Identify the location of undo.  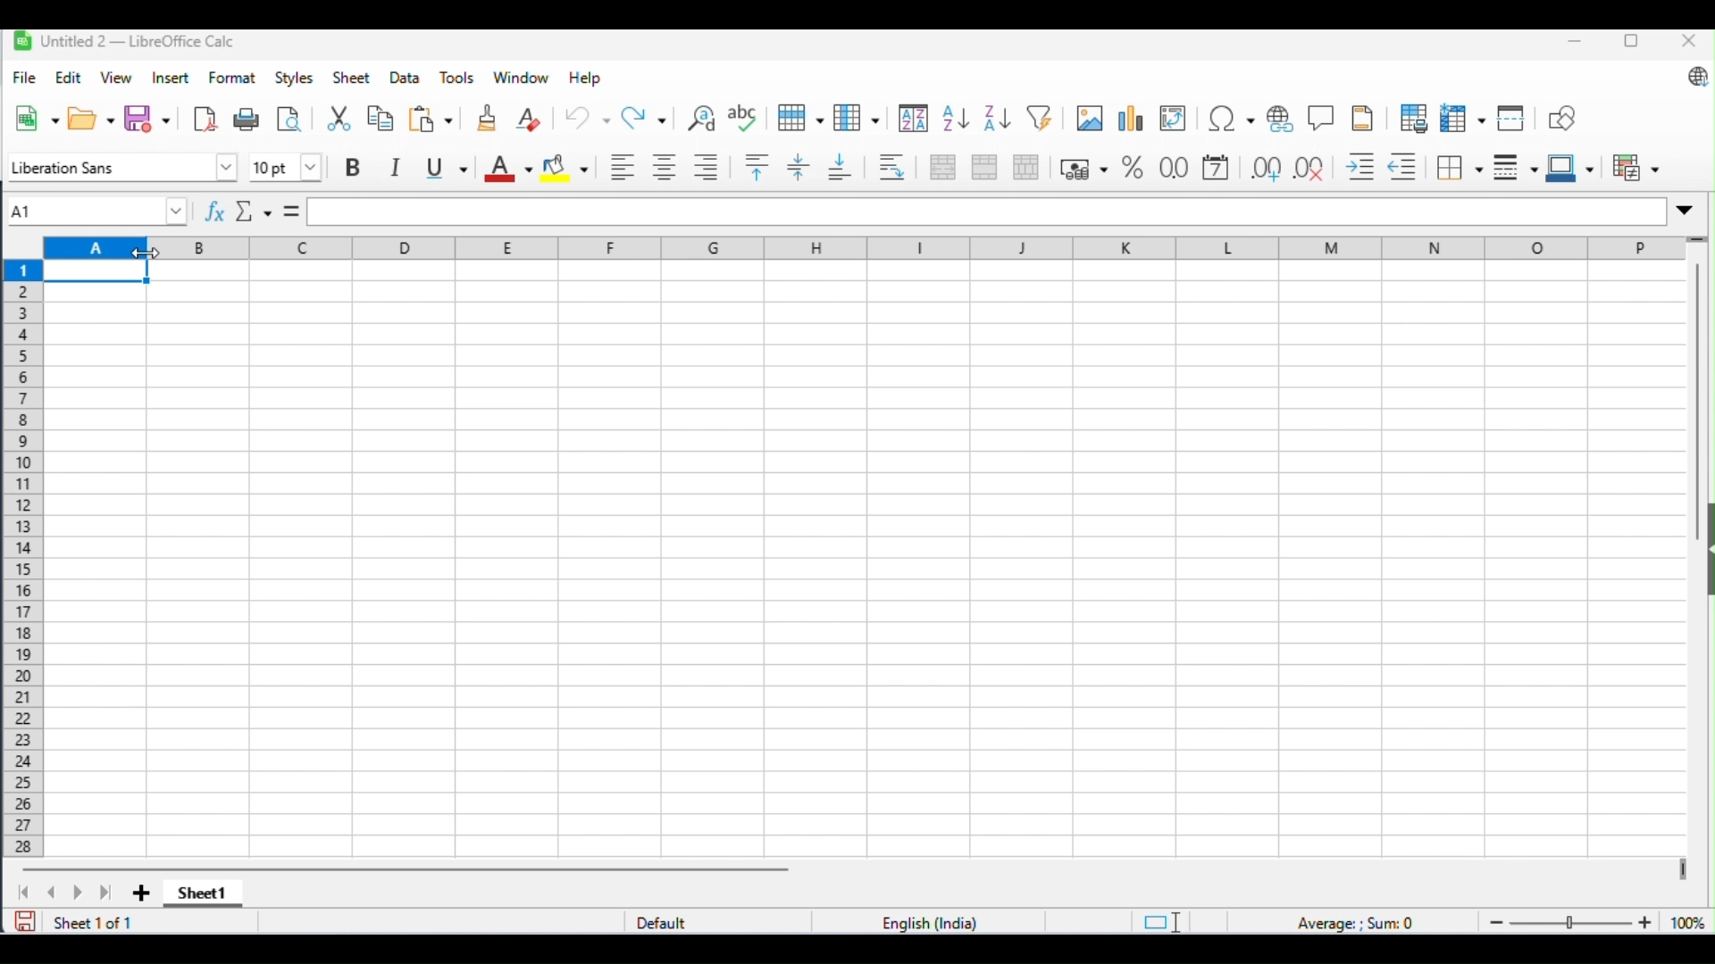
(588, 116).